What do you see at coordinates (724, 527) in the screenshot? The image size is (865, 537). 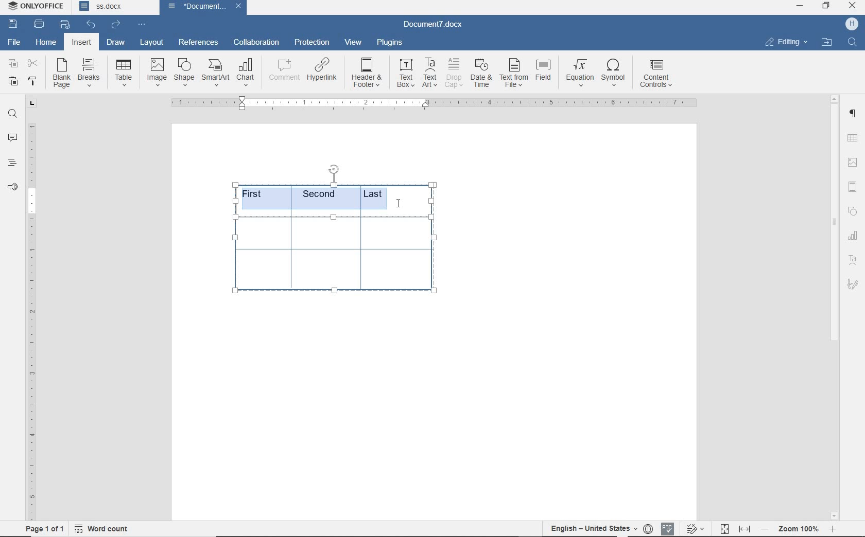 I see `fit to page` at bounding box center [724, 527].